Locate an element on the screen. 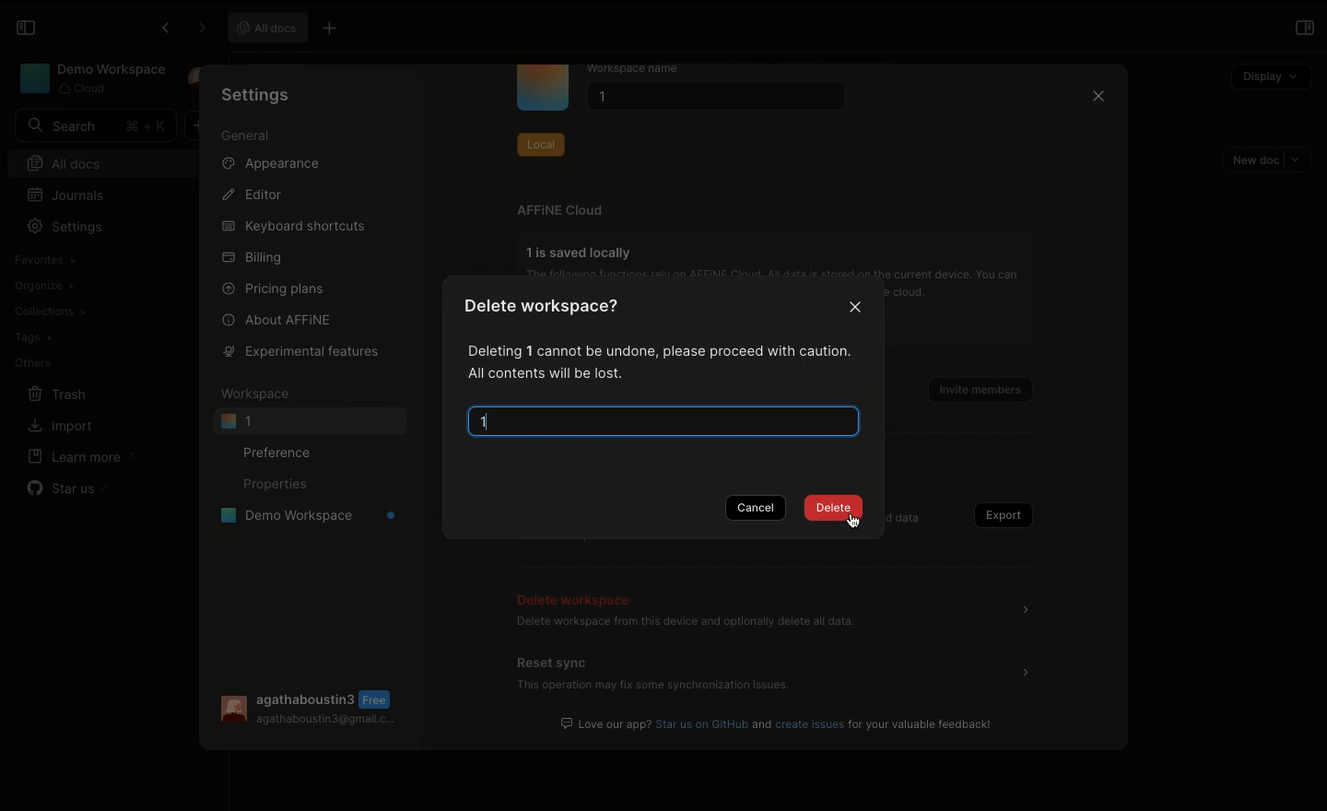  Settings is located at coordinates (256, 94).